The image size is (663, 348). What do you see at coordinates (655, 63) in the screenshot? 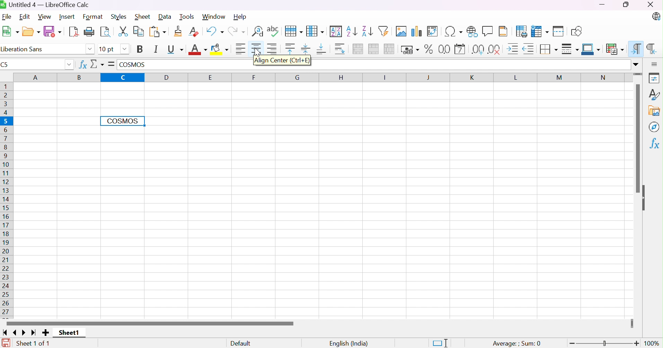
I see `Sidebar Settings` at bounding box center [655, 63].